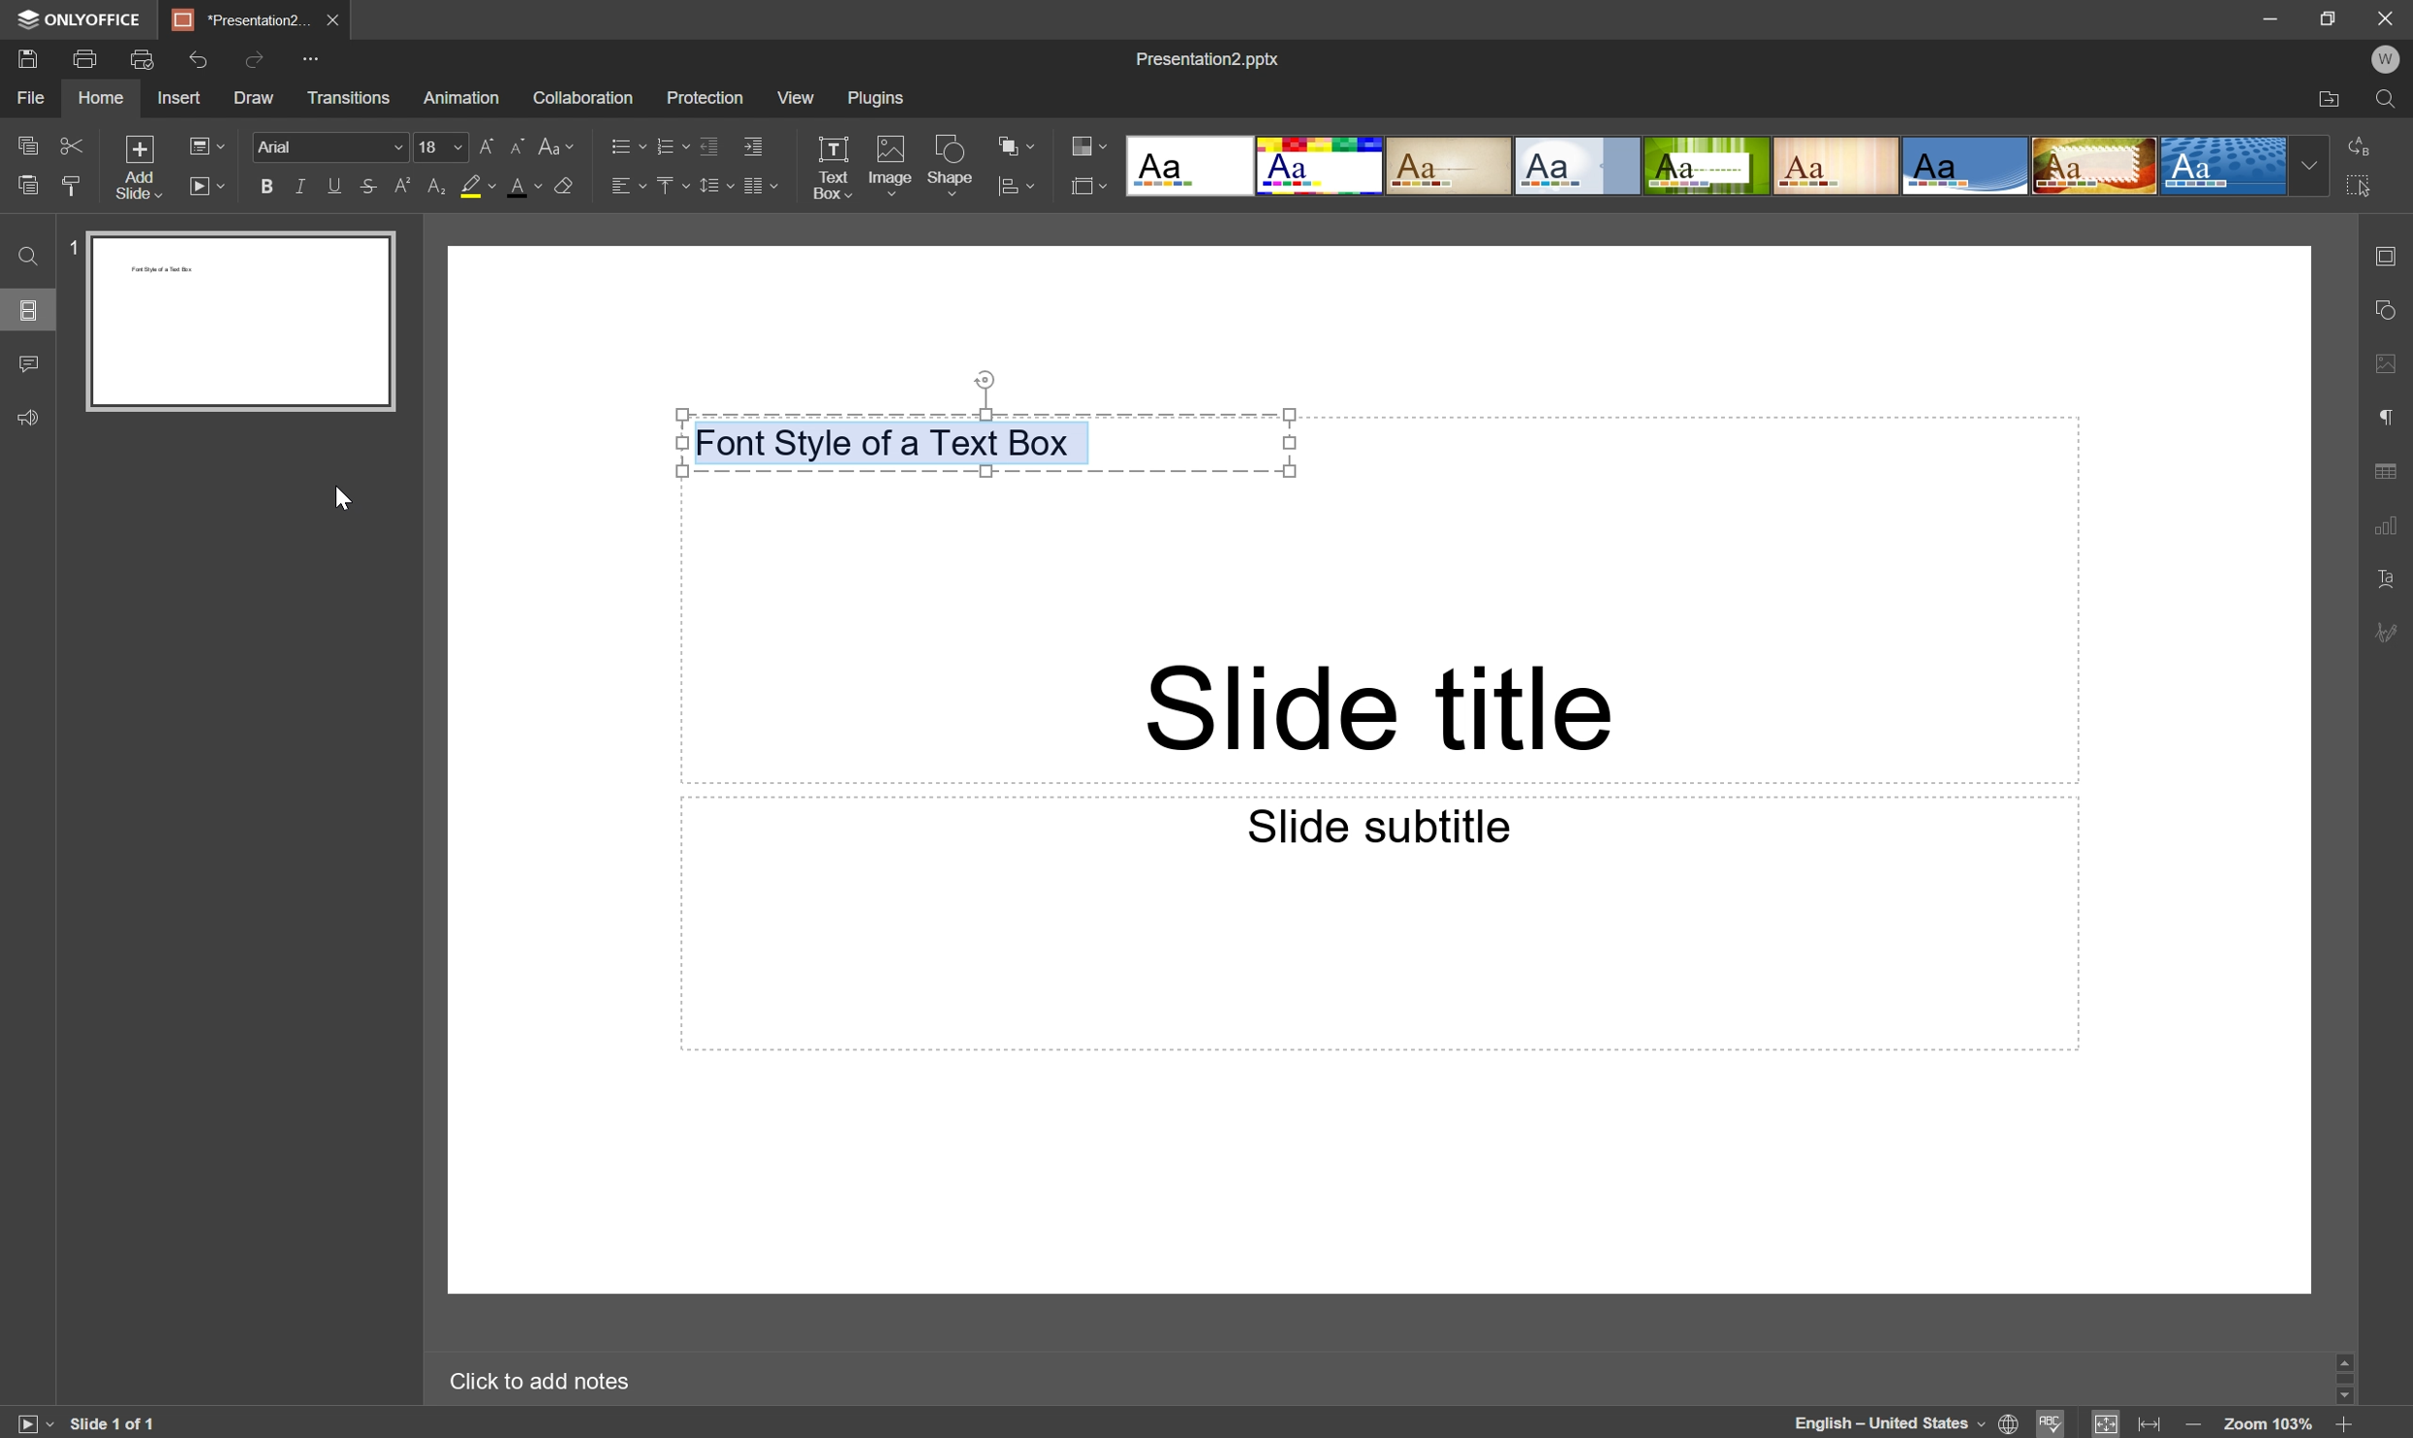 The image size is (2413, 1438). I want to click on Slide settings, so click(2392, 255).